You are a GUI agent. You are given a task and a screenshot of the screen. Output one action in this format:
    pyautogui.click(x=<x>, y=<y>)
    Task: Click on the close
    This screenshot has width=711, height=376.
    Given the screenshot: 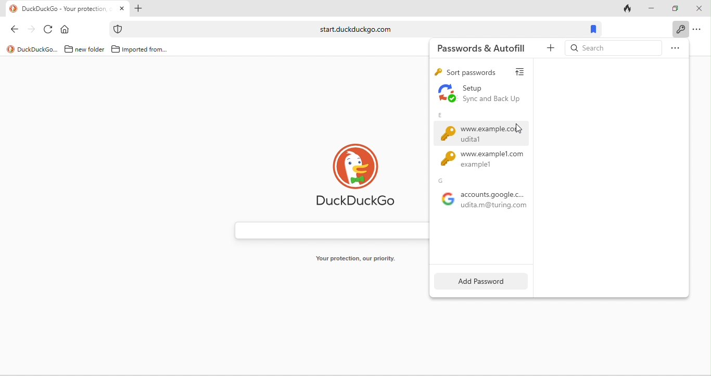 What is the action you would take?
    pyautogui.click(x=699, y=9)
    